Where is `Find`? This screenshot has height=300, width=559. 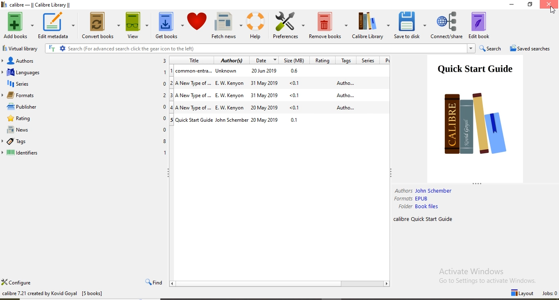 Find is located at coordinates (154, 282).